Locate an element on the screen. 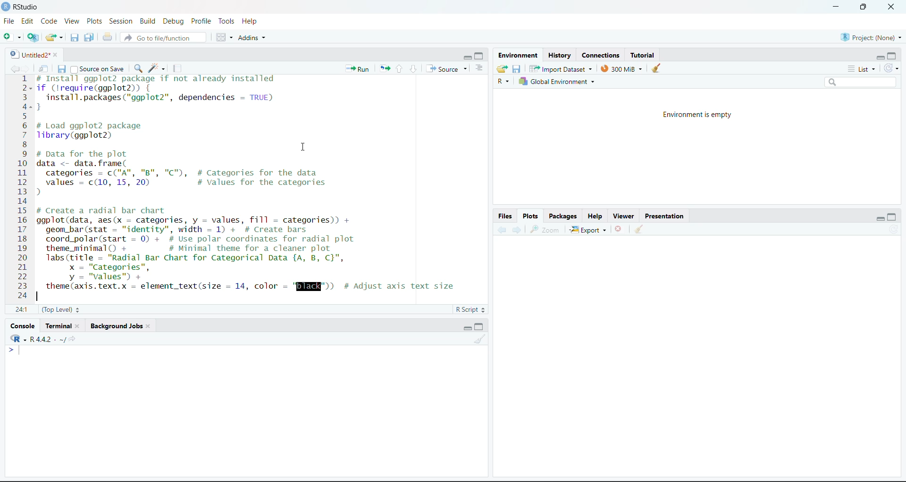 This screenshot has width=906, height=482. Plots is located at coordinates (531, 216).